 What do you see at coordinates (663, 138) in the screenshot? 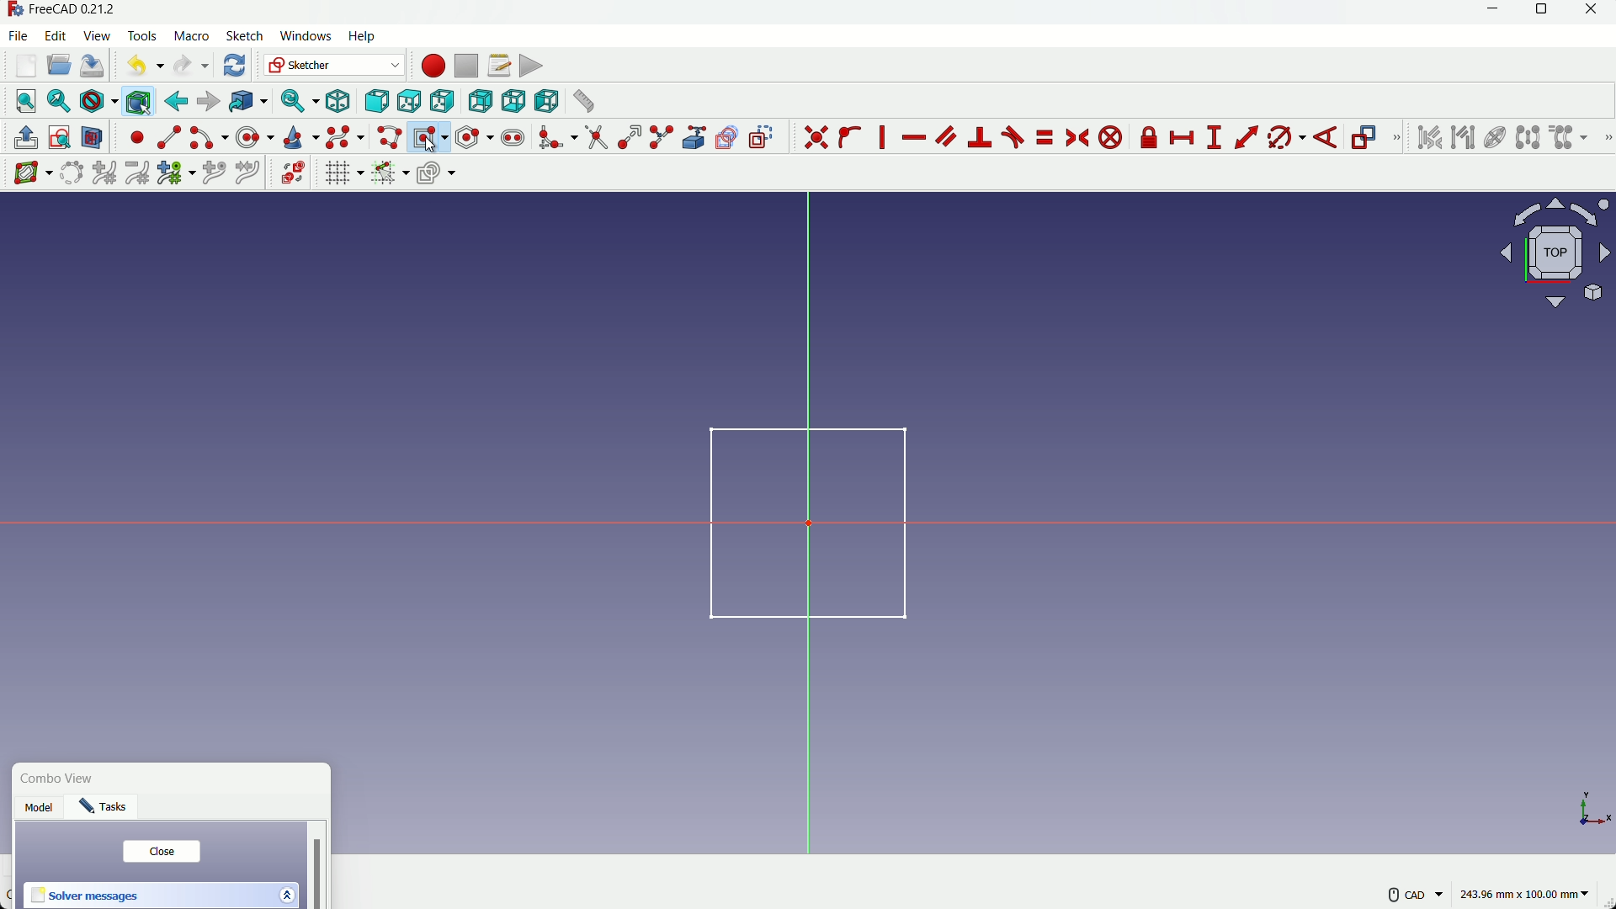
I see `split edge` at bounding box center [663, 138].